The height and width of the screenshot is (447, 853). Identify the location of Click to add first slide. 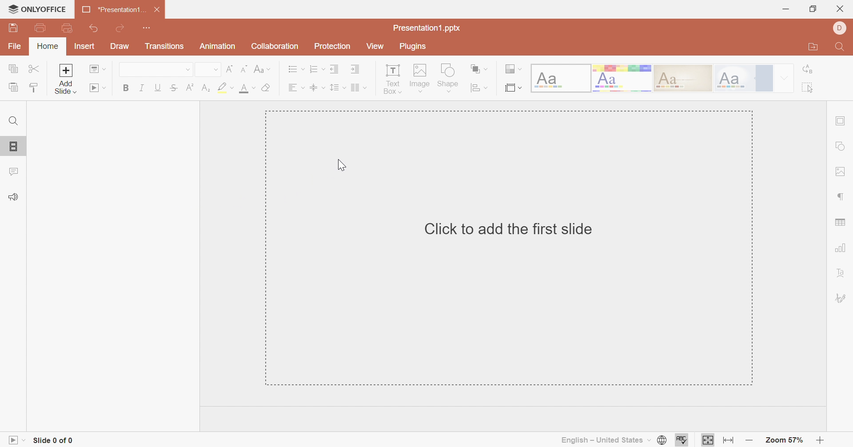
(509, 228).